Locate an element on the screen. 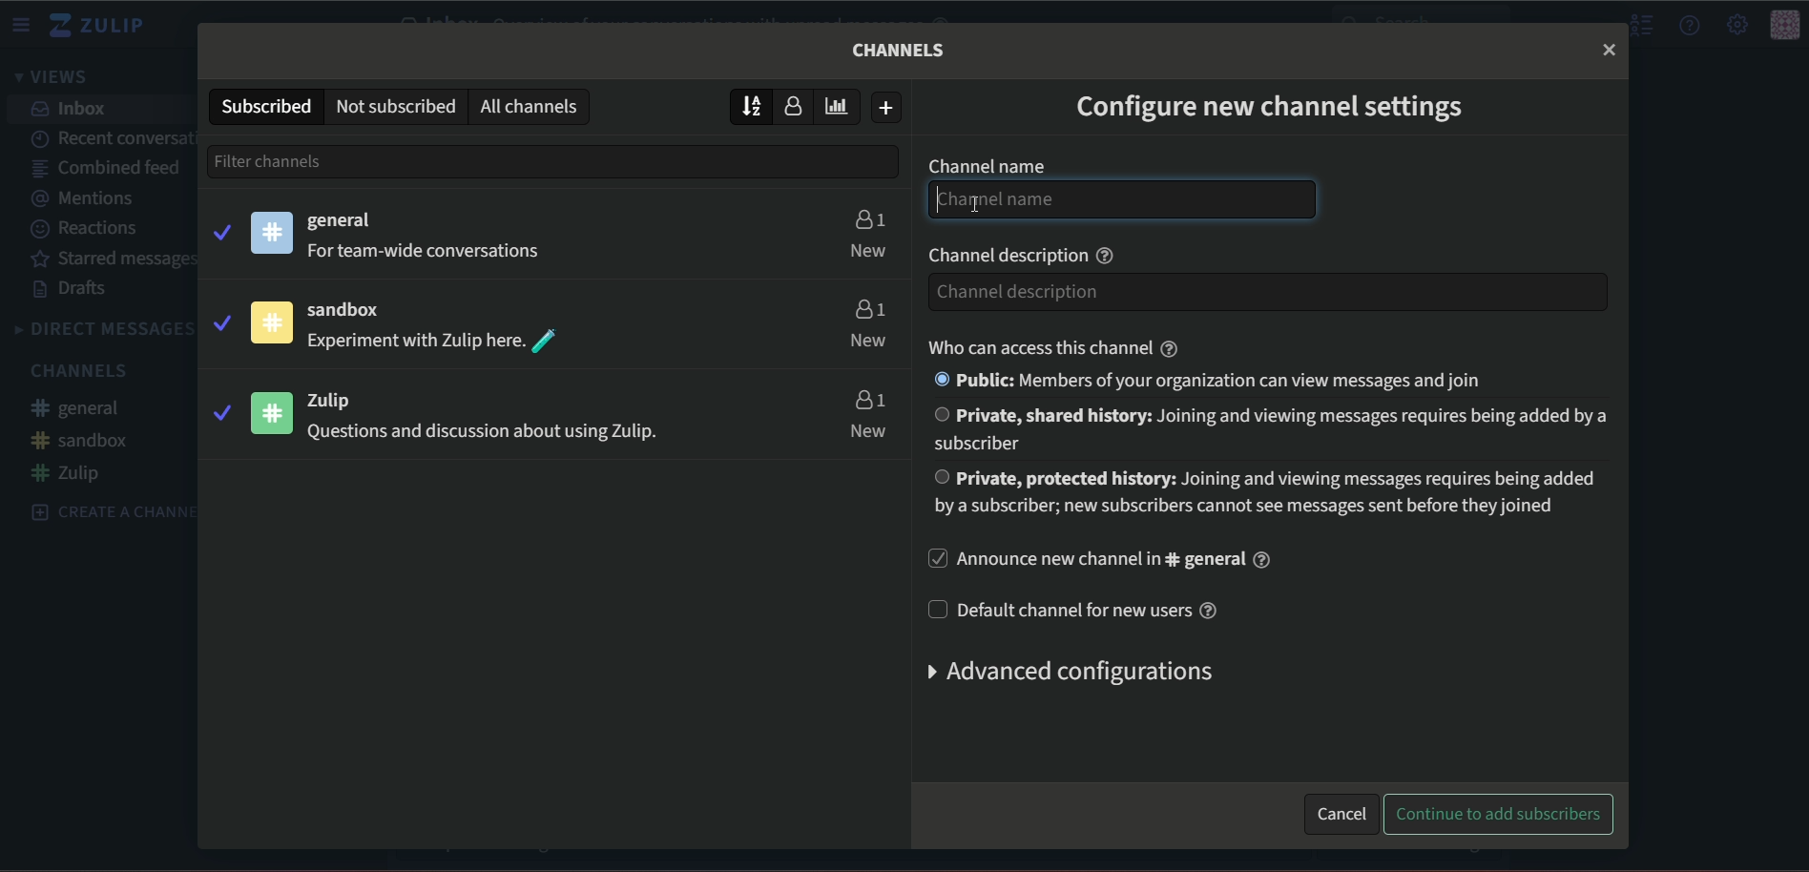 This screenshot has width=1809, height=872. sort is located at coordinates (752, 105).